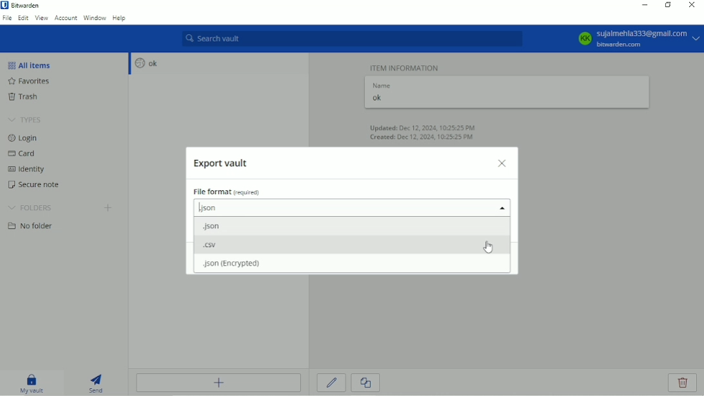 This screenshot has height=396, width=704. I want to click on No folder, so click(34, 227).